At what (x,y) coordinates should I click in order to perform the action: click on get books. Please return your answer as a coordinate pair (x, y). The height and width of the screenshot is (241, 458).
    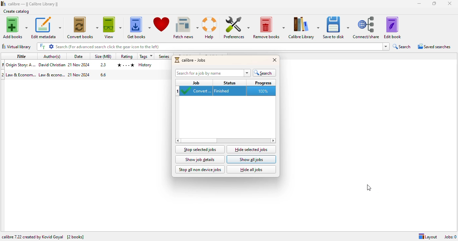
    Looking at the image, I should click on (138, 27).